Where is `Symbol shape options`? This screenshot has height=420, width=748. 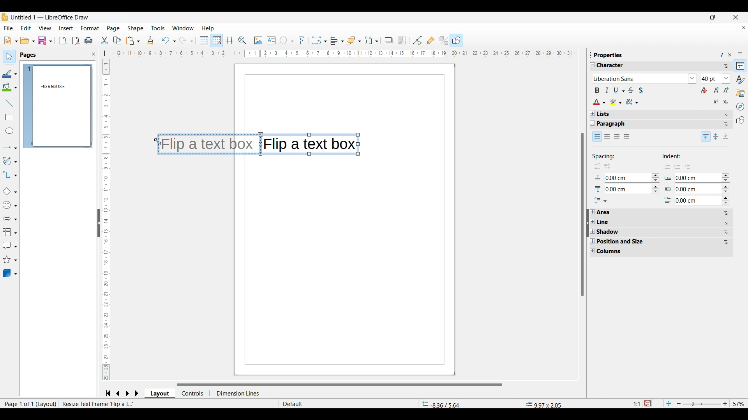 Symbol shape options is located at coordinates (10, 205).